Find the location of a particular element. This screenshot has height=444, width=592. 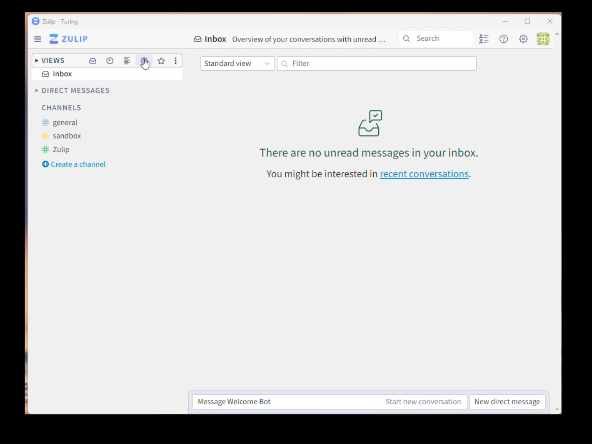

Schedule is located at coordinates (111, 60).